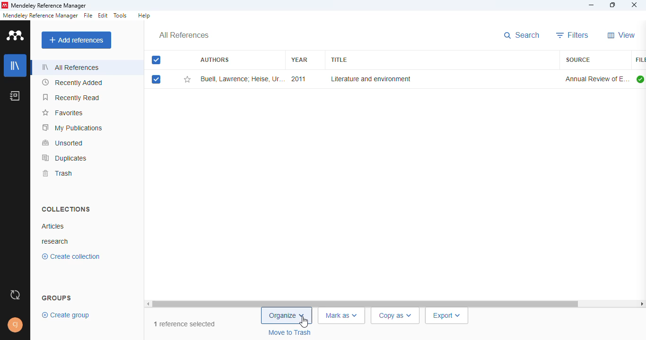  What do you see at coordinates (14, 296) in the screenshot?
I see `sync` at bounding box center [14, 296].